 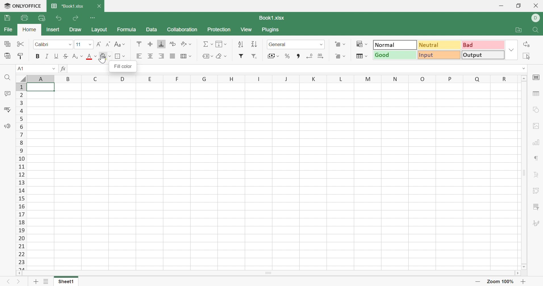 I want to click on Paragraph settings, so click(x=536, y=158).